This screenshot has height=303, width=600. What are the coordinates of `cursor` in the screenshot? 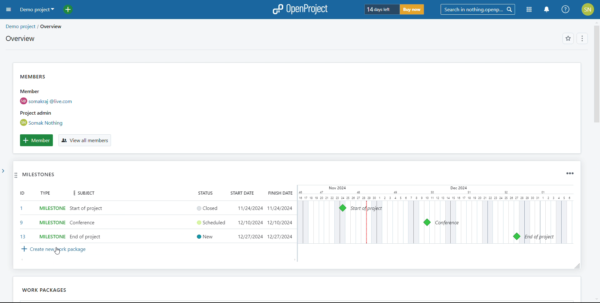 It's located at (62, 254).